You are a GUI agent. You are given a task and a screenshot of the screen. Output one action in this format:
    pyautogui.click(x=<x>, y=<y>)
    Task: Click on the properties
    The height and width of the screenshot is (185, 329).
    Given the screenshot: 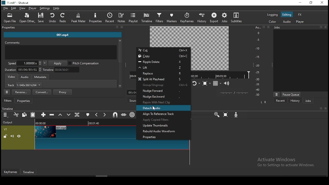 What is the action you would take?
    pyautogui.click(x=164, y=137)
    